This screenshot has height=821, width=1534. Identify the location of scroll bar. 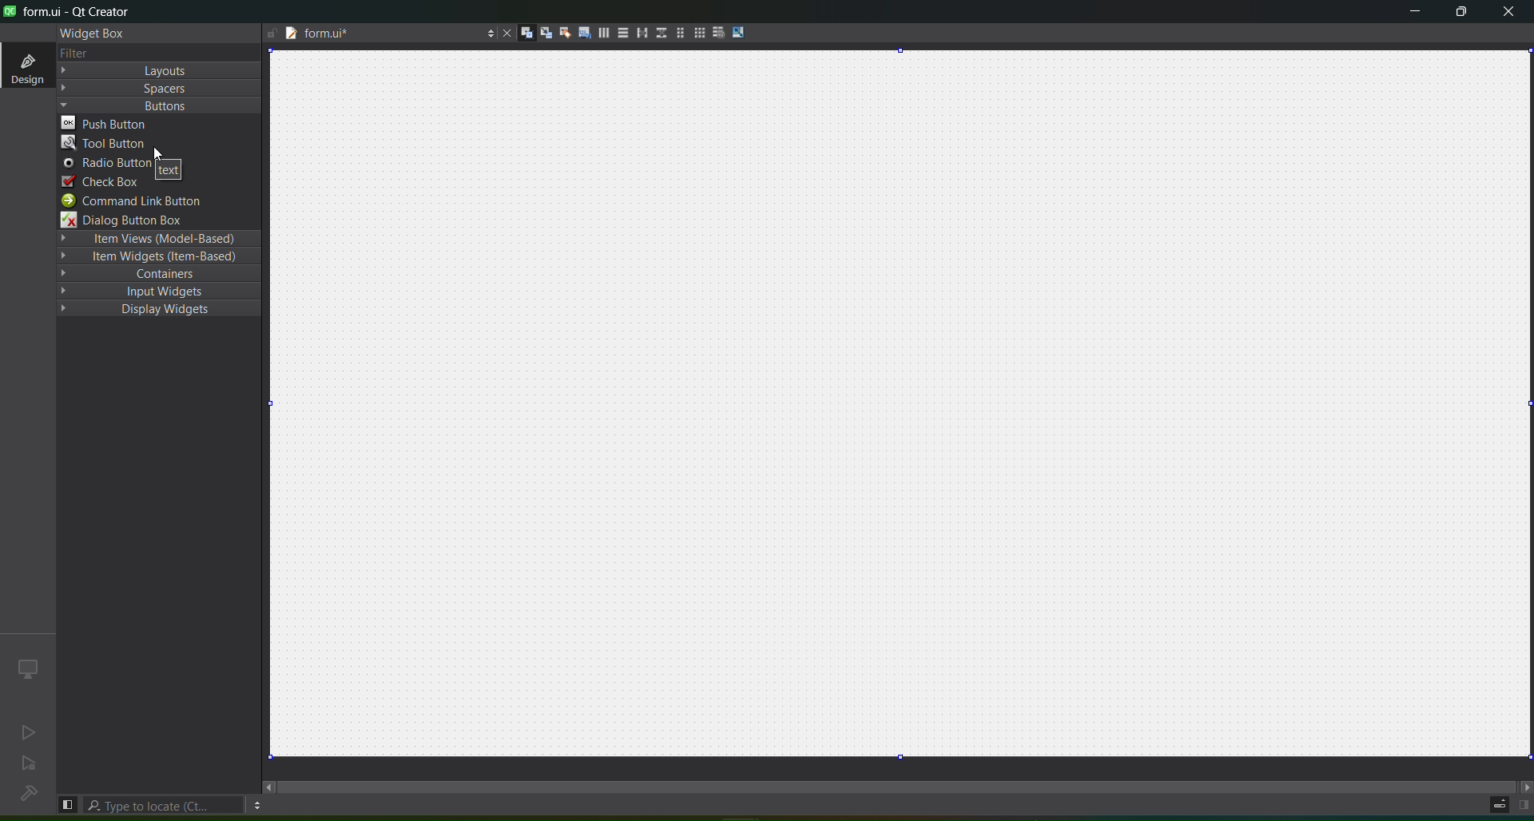
(895, 784).